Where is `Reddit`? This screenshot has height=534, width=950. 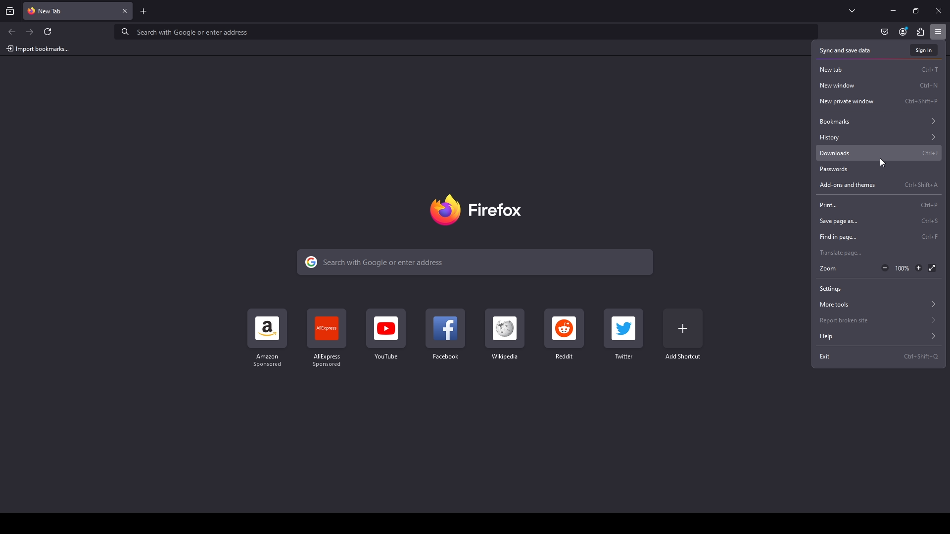
Reddit is located at coordinates (565, 335).